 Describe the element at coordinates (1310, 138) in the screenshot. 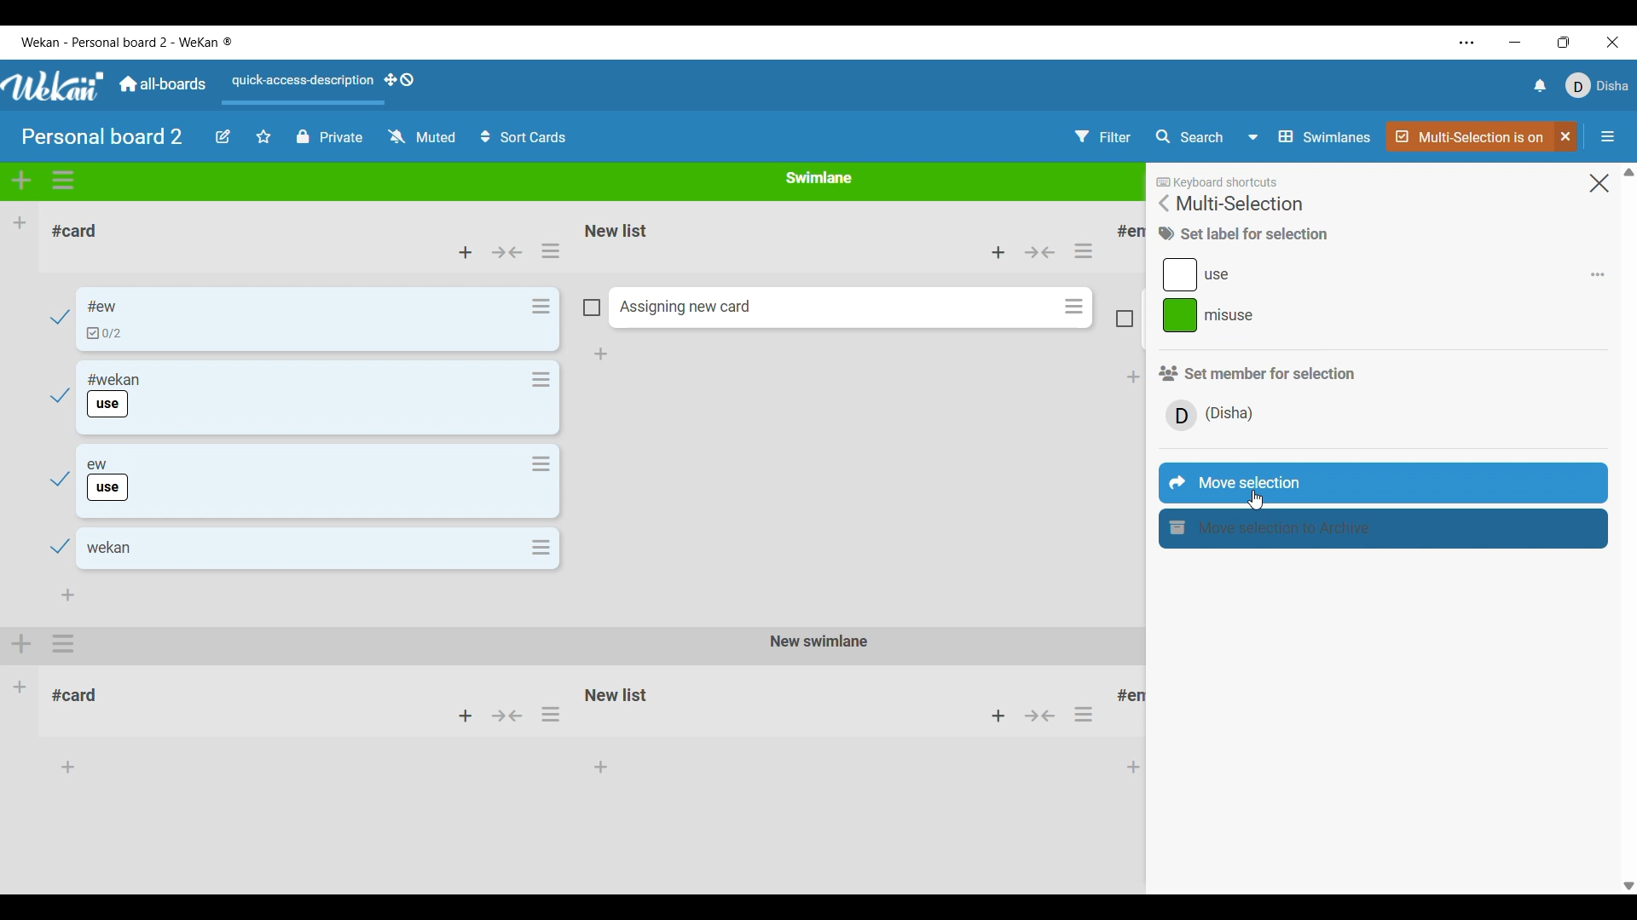

I see `Board view options` at that location.